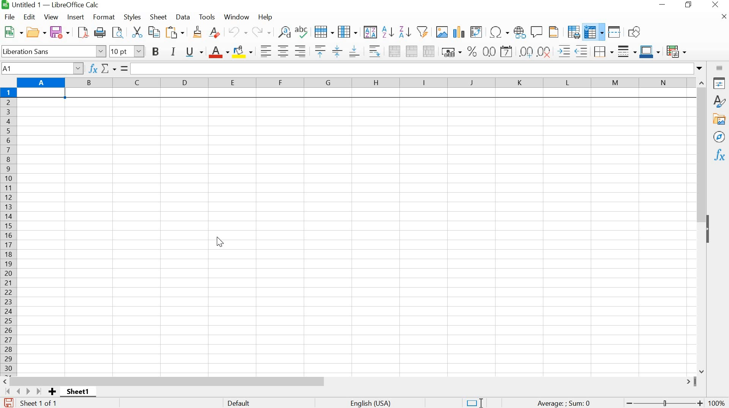  What do you see at coordinates (602, 52) in the screenshot?
I see `BORDERS` at bounding box center [602, 52].